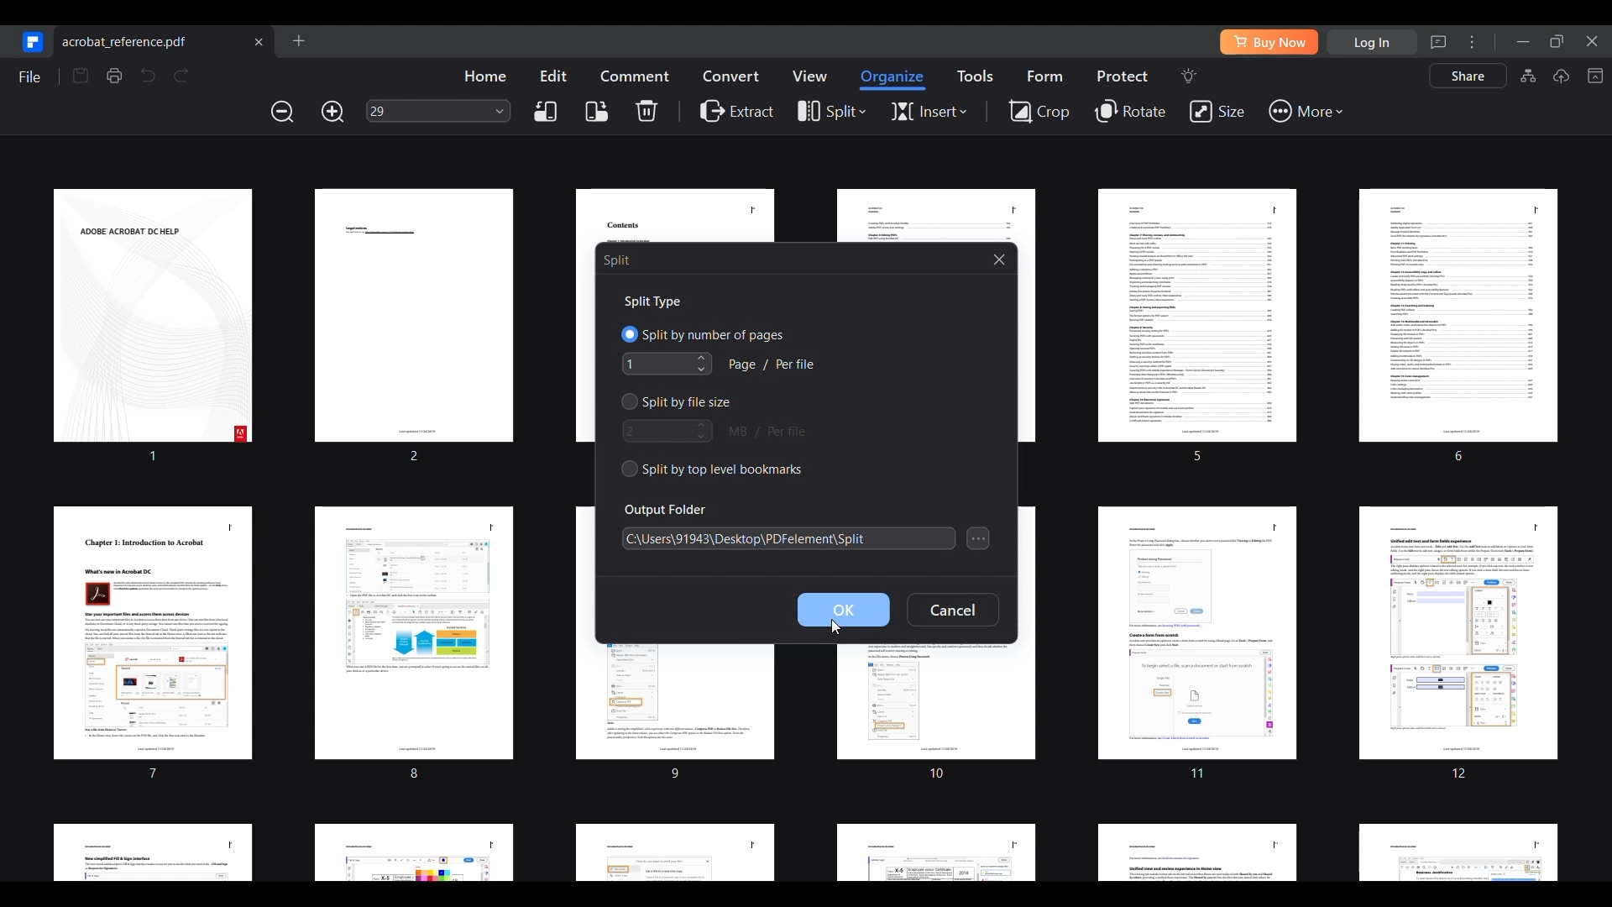 Image resolution: width=1612 pixels, height=907 pixels. What do you see at coordinates (298, 40) in the screenshot?
I see `Open file` at bounding box center [298, 40].